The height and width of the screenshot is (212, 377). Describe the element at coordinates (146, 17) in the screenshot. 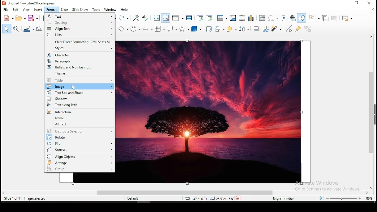

I see `spell check` at that location.